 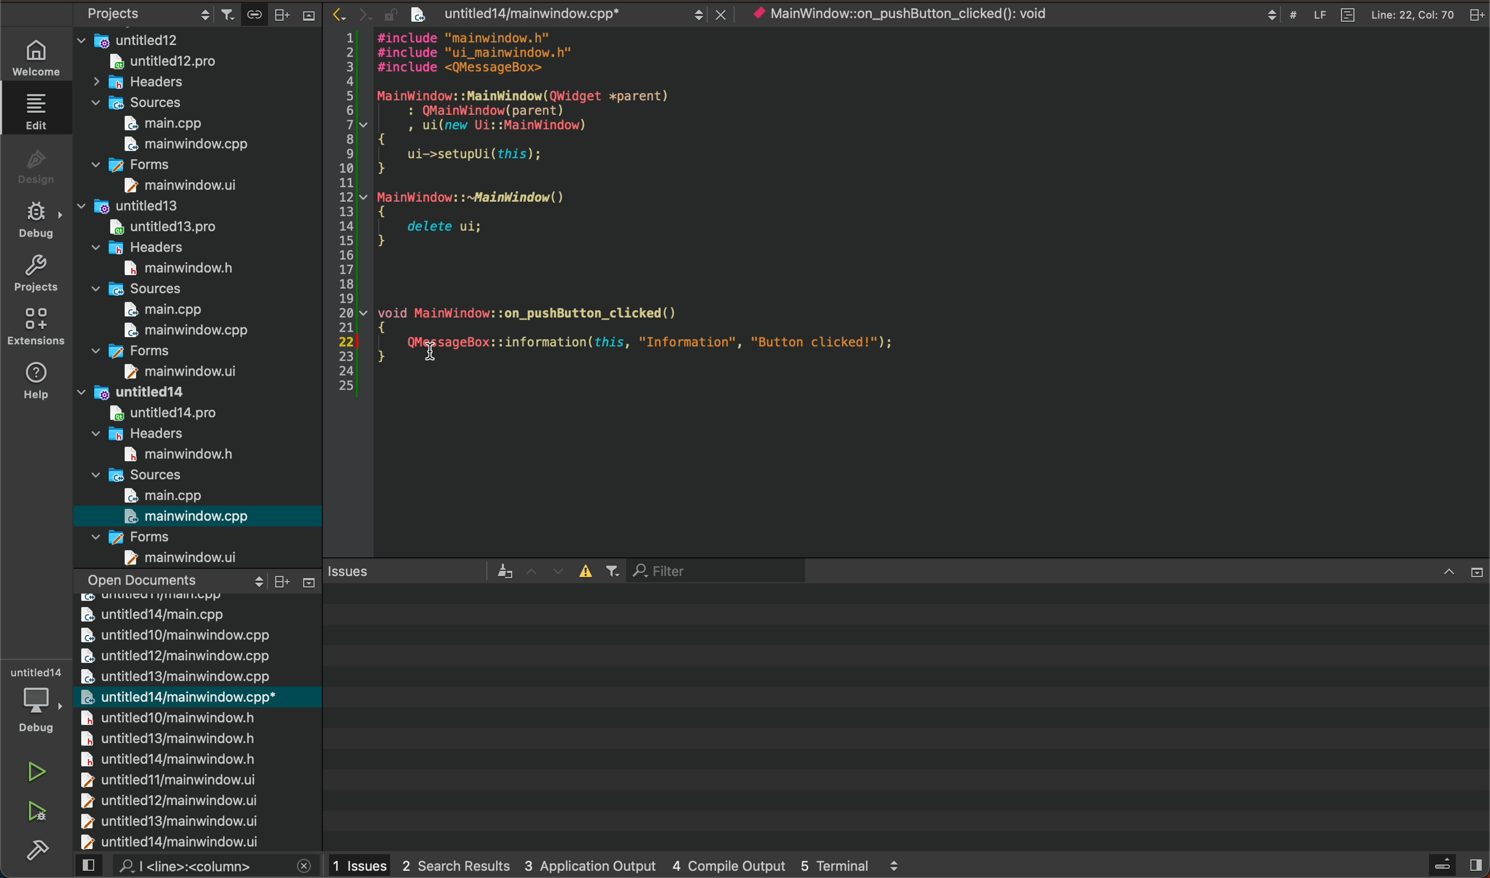 I want to click on main windowh, so click(x=168, y=453).